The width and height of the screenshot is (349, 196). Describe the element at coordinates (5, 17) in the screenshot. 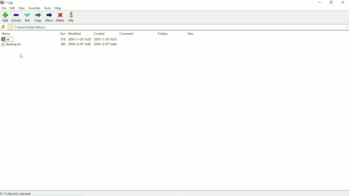

I see `Add` at that location.